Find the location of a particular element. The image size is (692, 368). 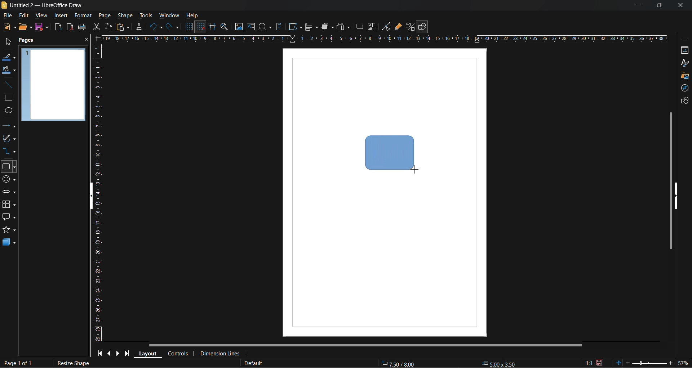

zoom slider is located at coordinates (648, 363).